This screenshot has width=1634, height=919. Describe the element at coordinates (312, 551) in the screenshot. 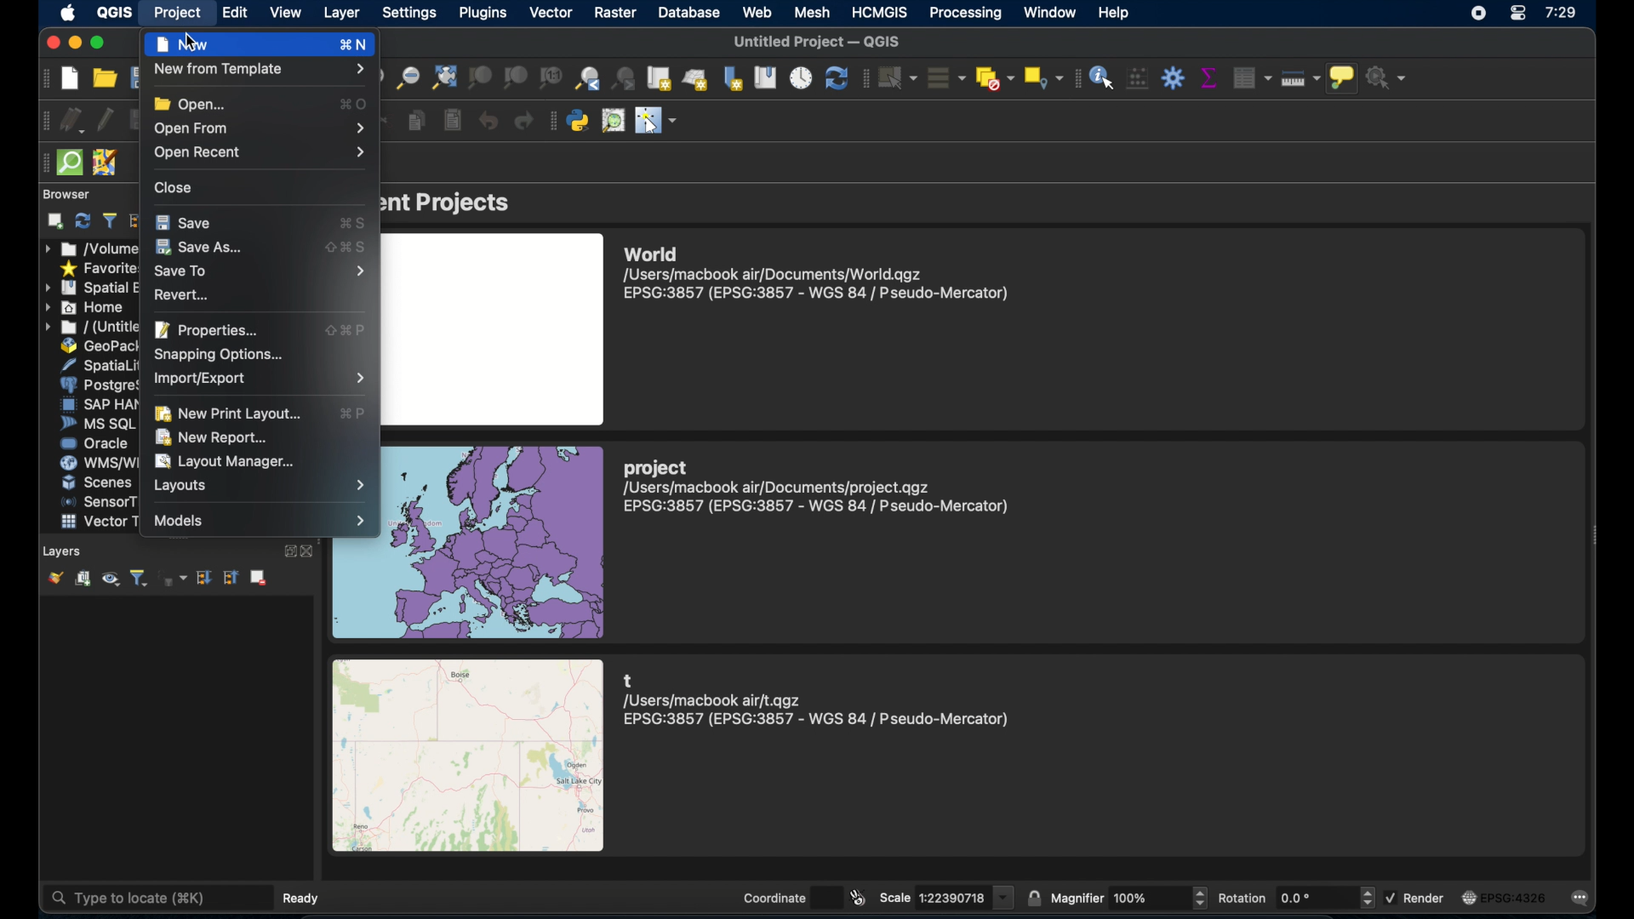

I see `close` at that location.